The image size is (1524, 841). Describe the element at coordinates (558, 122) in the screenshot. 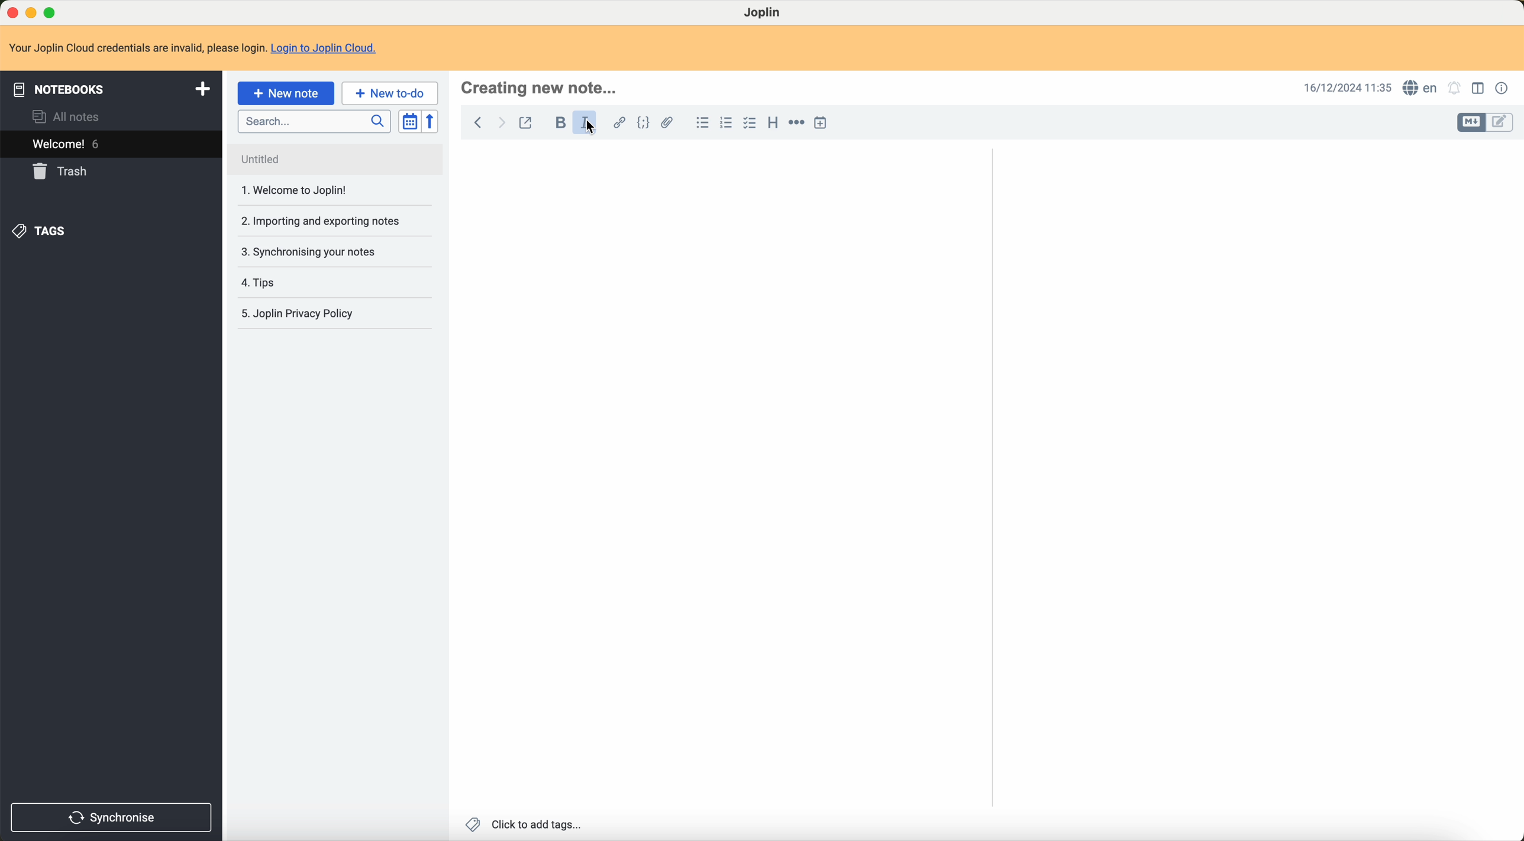

I see `bold` at that location.